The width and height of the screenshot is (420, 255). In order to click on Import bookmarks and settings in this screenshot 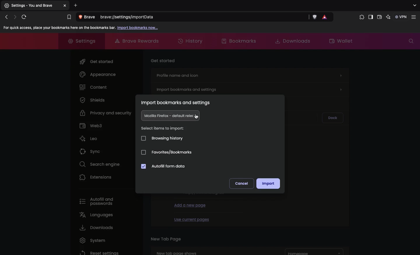, I will do `click(176, 103)`.